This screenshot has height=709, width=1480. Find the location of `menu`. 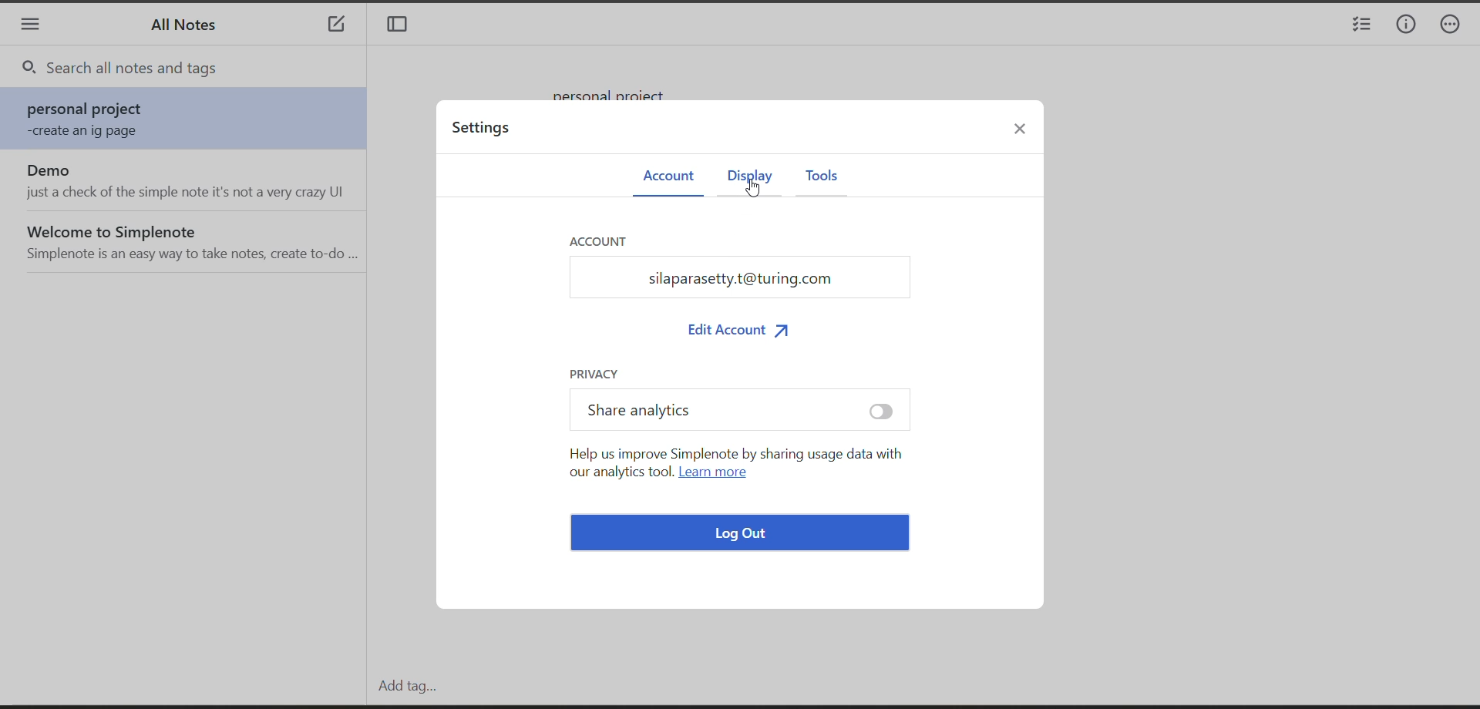

menu is located at coordinates (30, 26).